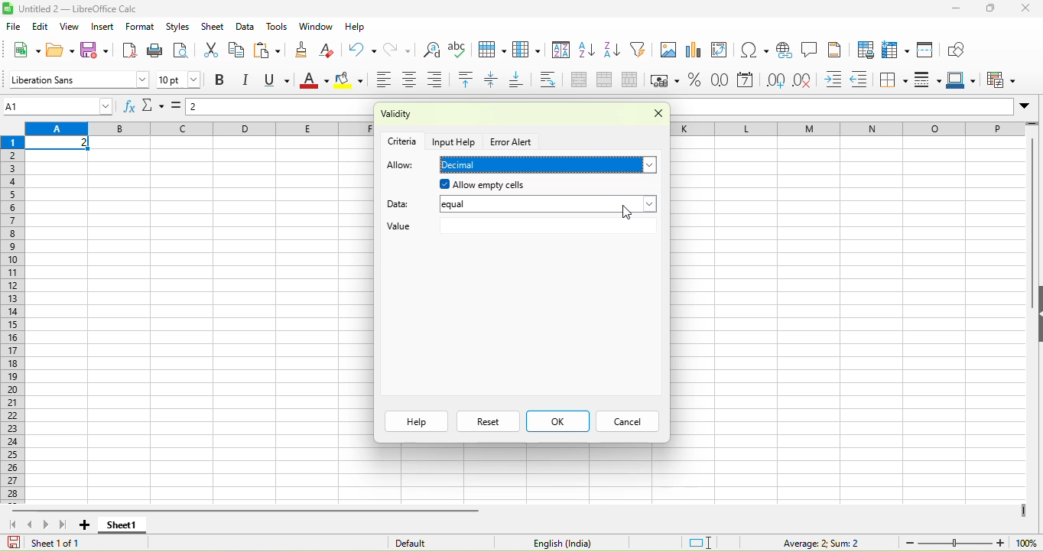 Image resolution: width=1043 pixels, height=552 pixels. Describe the element at coordinates (269, 50) in the screenshot. I see `paste` at that location.